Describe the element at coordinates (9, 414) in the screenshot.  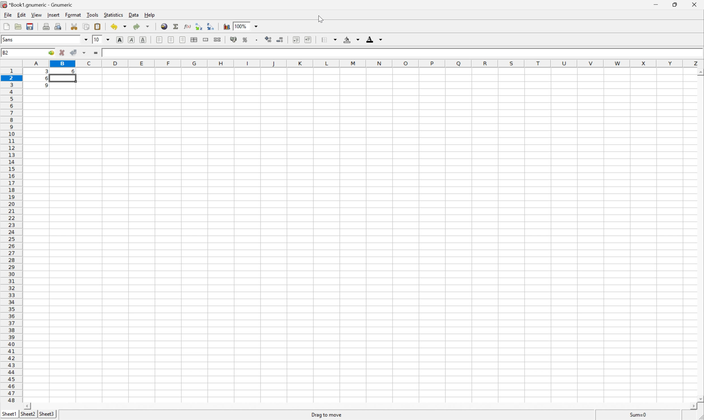
I see `Sheet1` at that location.